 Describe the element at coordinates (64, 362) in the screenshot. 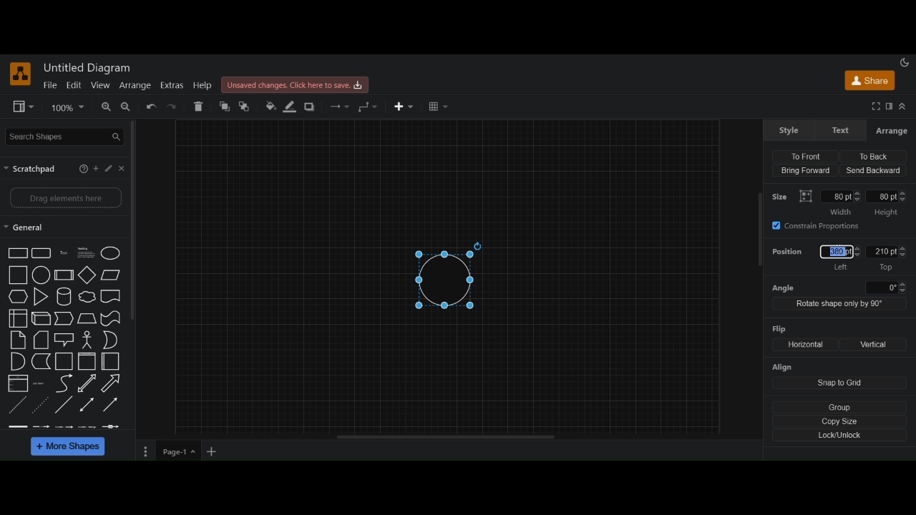

I see `Square` at that location.